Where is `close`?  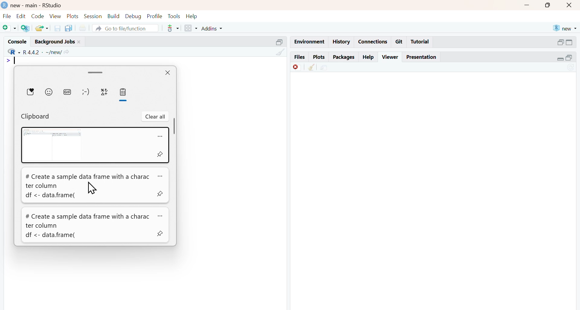 close is located at coordinates (569, 5).